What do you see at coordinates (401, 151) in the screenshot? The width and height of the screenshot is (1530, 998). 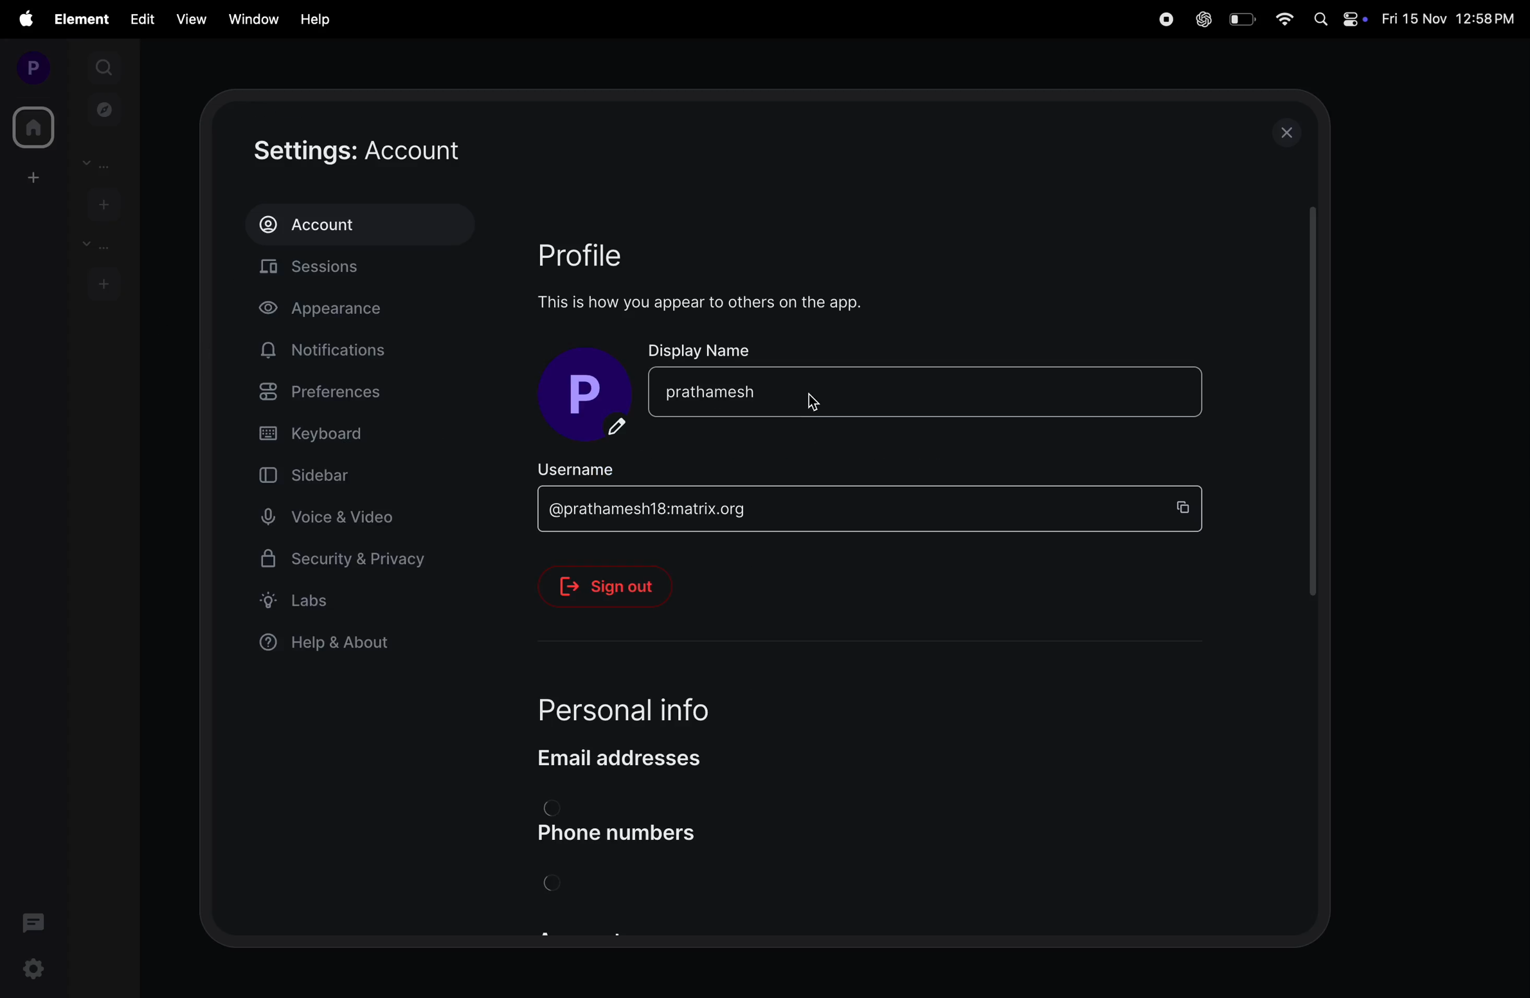 I see `settings account` at bounding box center [401, 151].